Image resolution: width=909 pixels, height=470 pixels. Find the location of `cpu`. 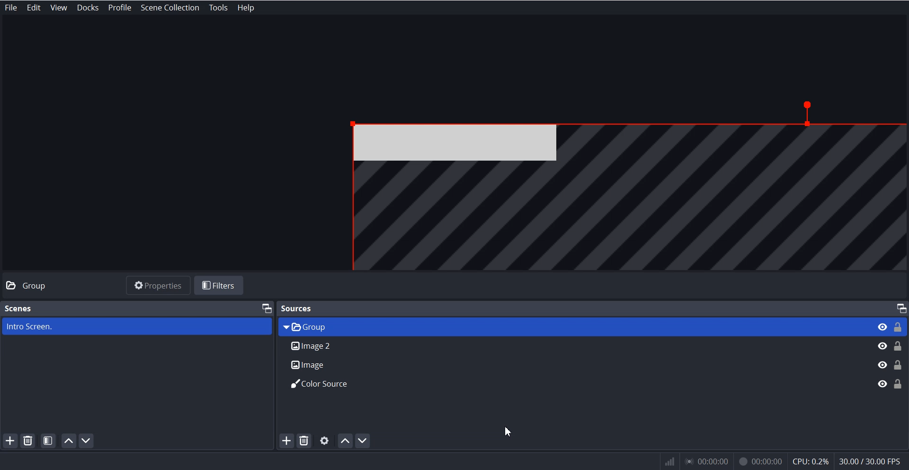

cpu is located at coordinates (810, 460).